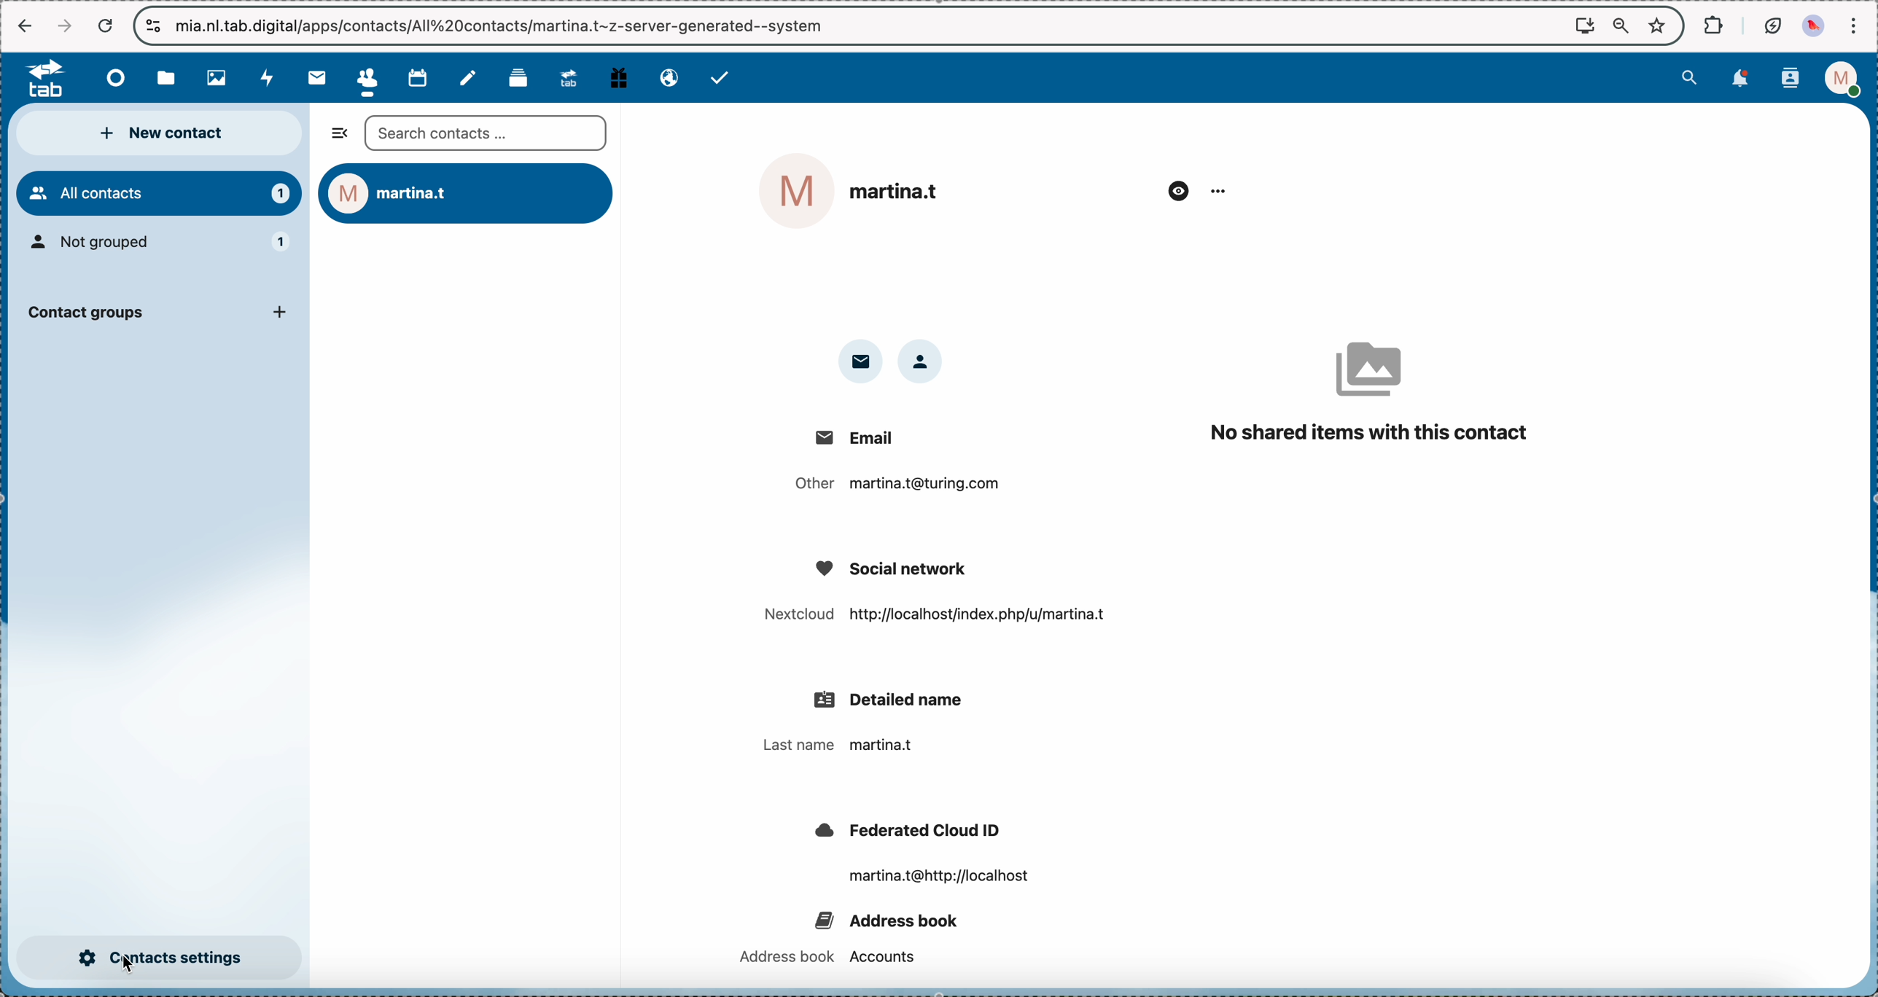 Image resolution: width=1878 pixels, height=997 pixels. Describe the element at coordinates (1842, 79) in the screenshot. I see `profile` at that location.